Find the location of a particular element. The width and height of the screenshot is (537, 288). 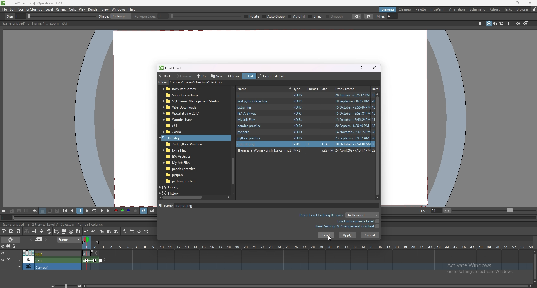

red channel is located at coordinates (116, 211).